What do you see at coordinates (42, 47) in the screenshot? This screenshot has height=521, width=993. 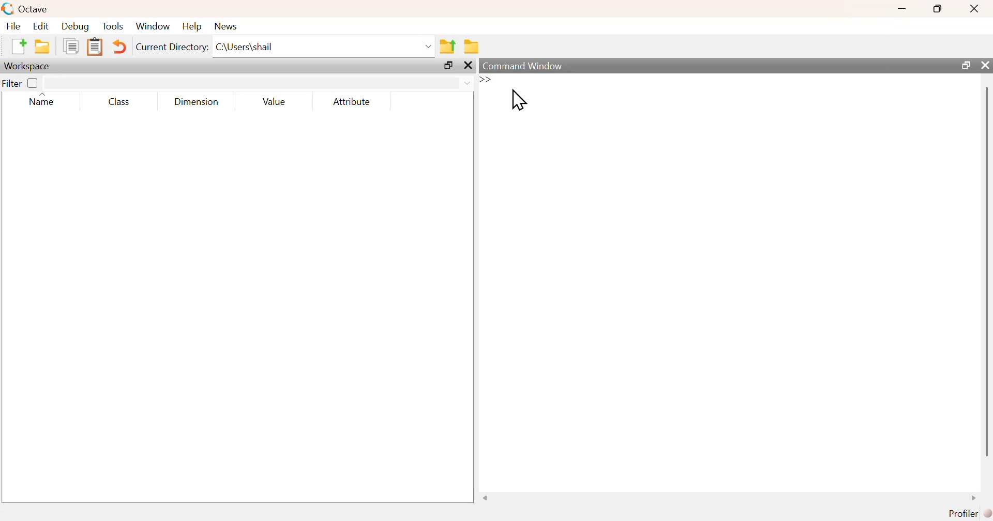 I see `New Folder` at bounding box center [42, 47].